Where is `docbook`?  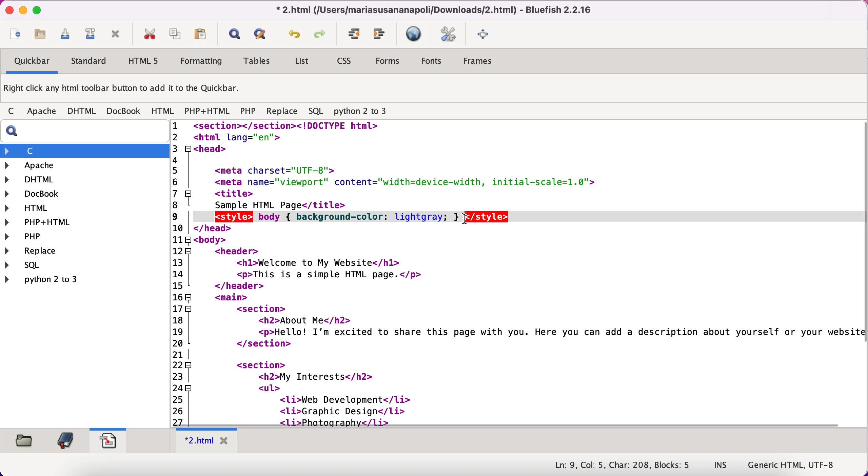 docbook is located at coordinates (124, 111).